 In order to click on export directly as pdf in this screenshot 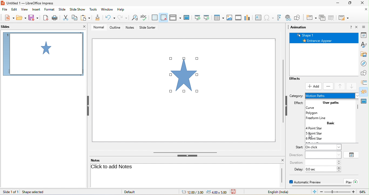, I will do `click(45, 18)`.